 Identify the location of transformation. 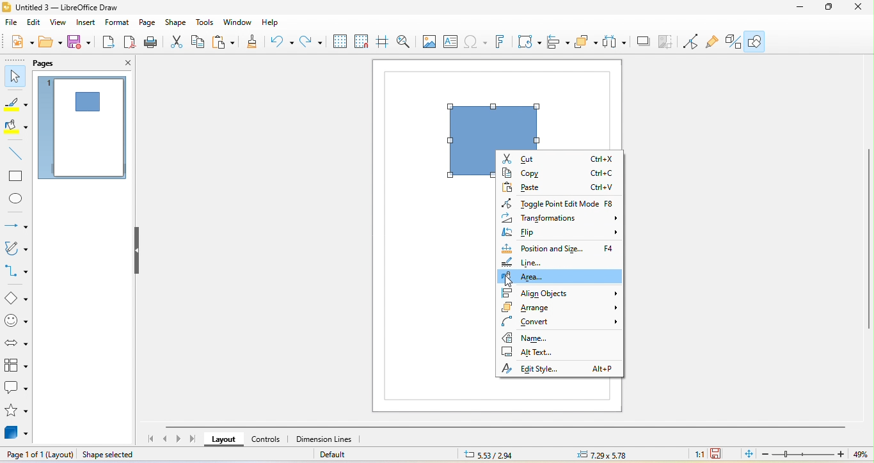
(530, 42).